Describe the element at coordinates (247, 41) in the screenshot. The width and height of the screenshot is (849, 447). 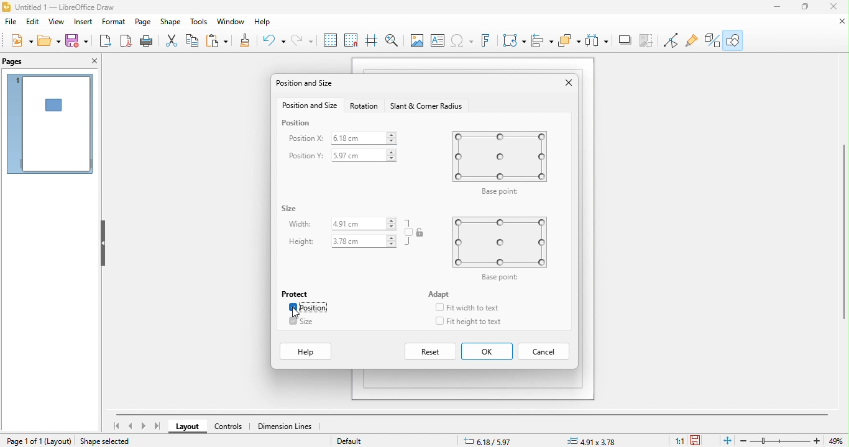
I see `clone formatting` at that location.